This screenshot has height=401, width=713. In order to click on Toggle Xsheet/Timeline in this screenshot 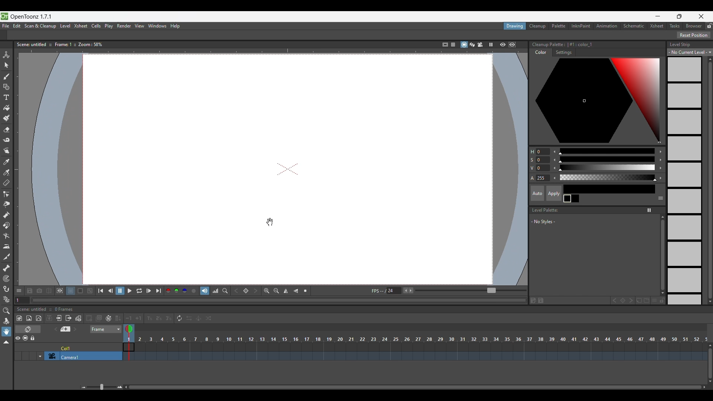, I will do `click(28, 329)`.